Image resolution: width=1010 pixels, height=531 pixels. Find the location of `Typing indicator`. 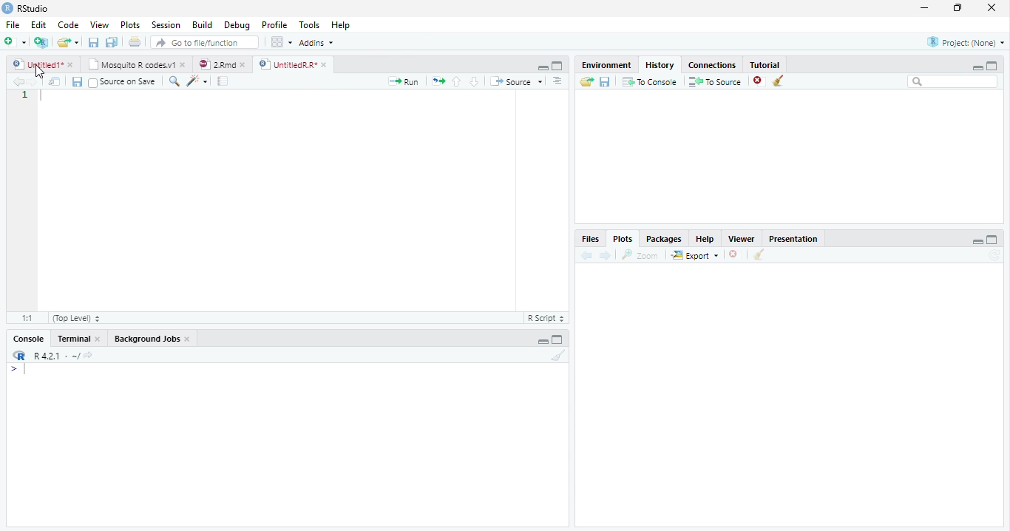

Typing indicator is located at coordinates (21, 371).